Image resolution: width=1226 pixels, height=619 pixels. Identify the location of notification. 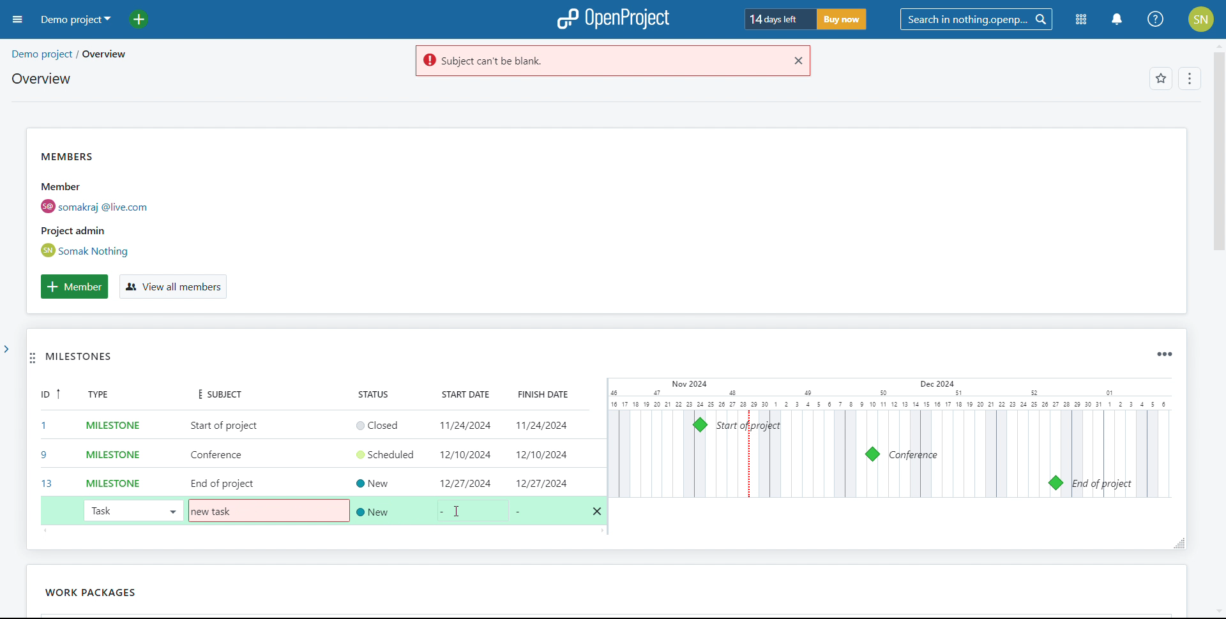
(1116, 20).